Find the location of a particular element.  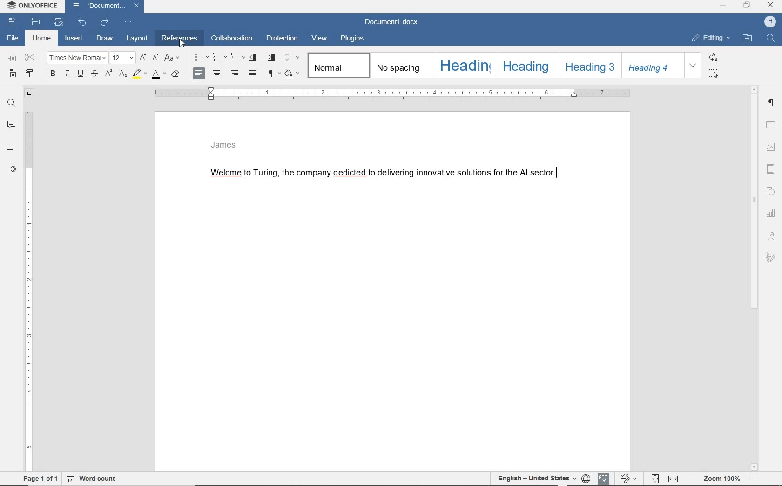

highlight color is located at coordinates (139, 74).